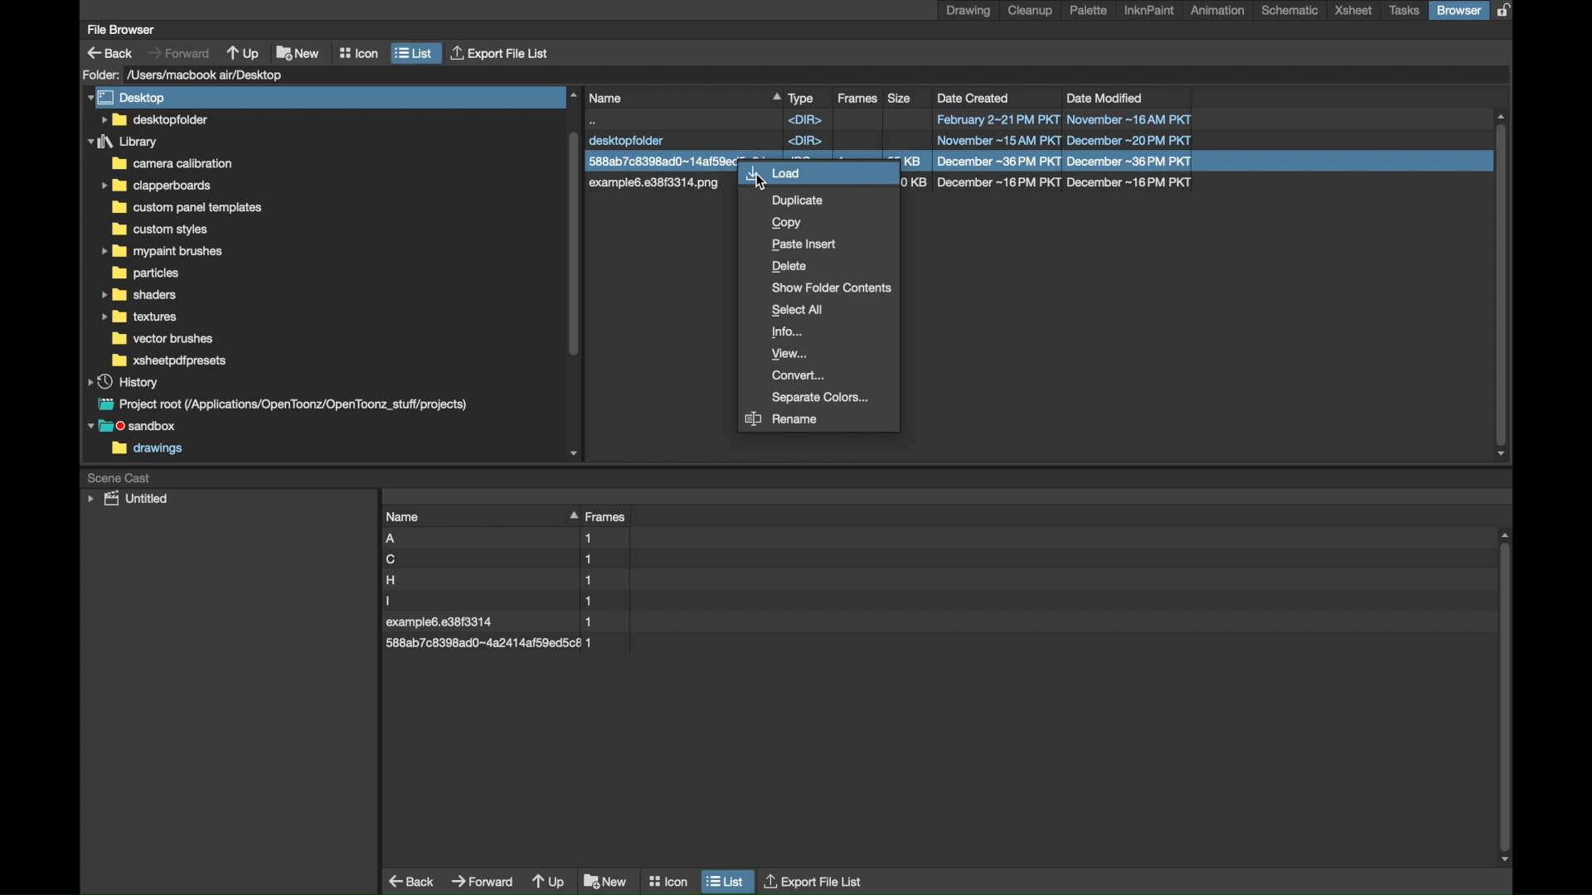 This screenshot has width=1592, height=895. Describe the element at coordinates (1219, 10) in the screenshot. I see `animation` at that location.